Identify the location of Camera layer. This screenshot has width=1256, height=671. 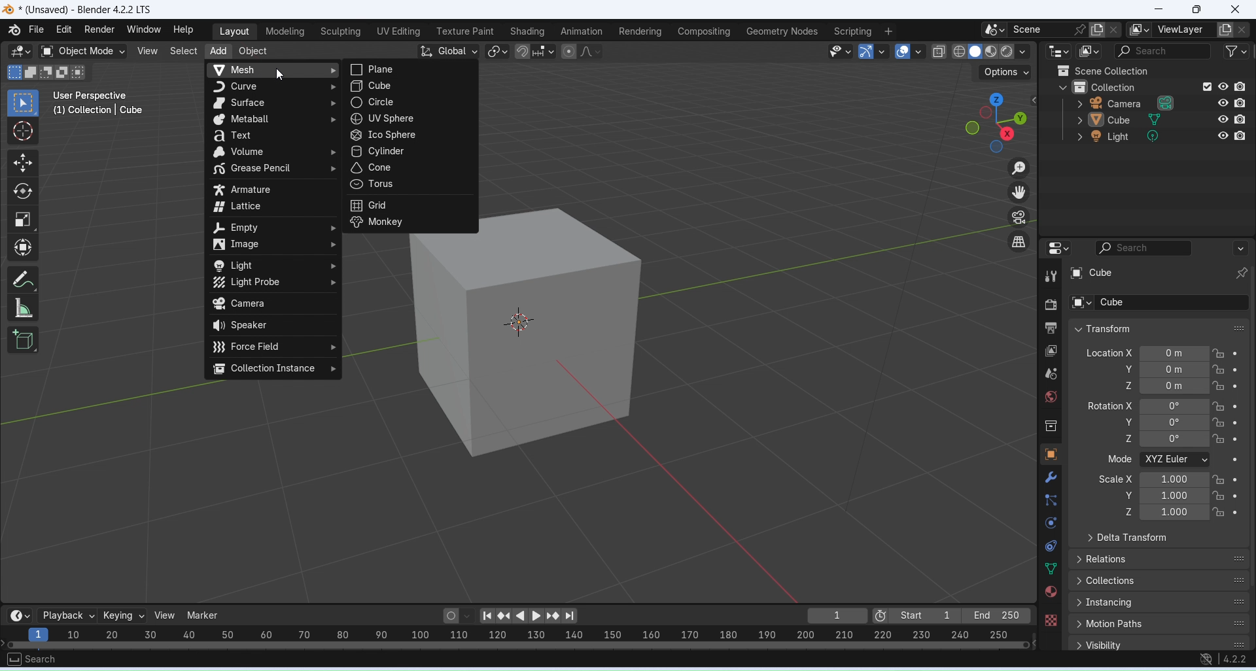
(1159, 102).